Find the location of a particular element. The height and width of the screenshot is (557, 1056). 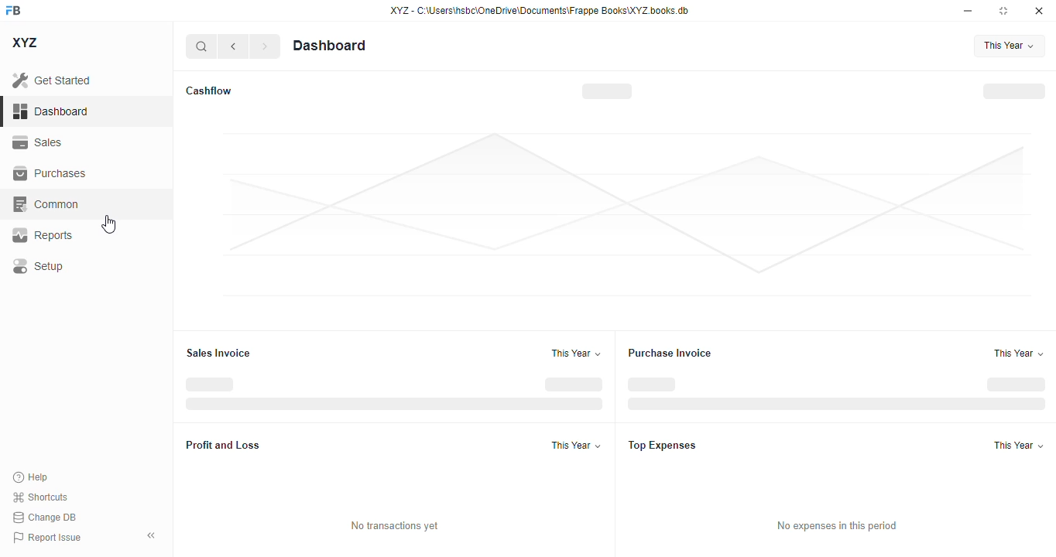

no expenses in this period is located at coordinates (837, 526).